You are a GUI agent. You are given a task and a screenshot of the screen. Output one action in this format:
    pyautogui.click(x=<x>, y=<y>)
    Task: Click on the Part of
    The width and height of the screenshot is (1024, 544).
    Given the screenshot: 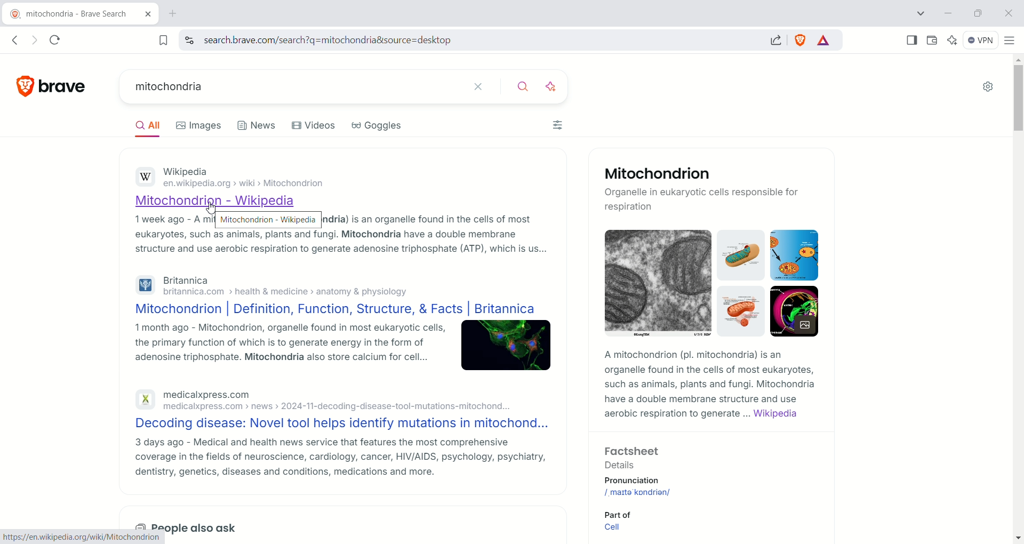 What is the action you would take?
    pyautogui.click(x=619, y=515)
    